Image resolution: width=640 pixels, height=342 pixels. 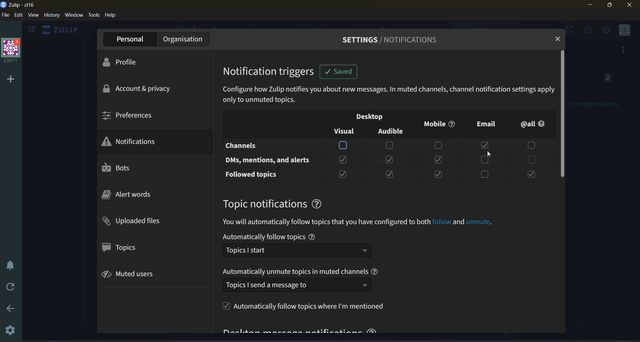 I want to click on account and privacy, so click(x=140, y=88).